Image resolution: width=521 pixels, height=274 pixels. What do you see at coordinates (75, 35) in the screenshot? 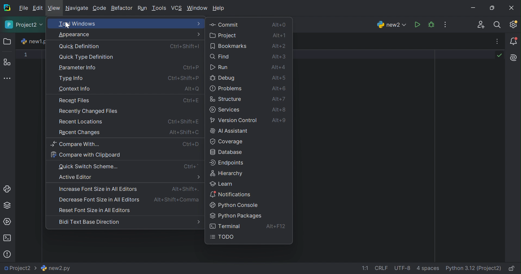
I see `Apearance` at bounding box center [75, 35].